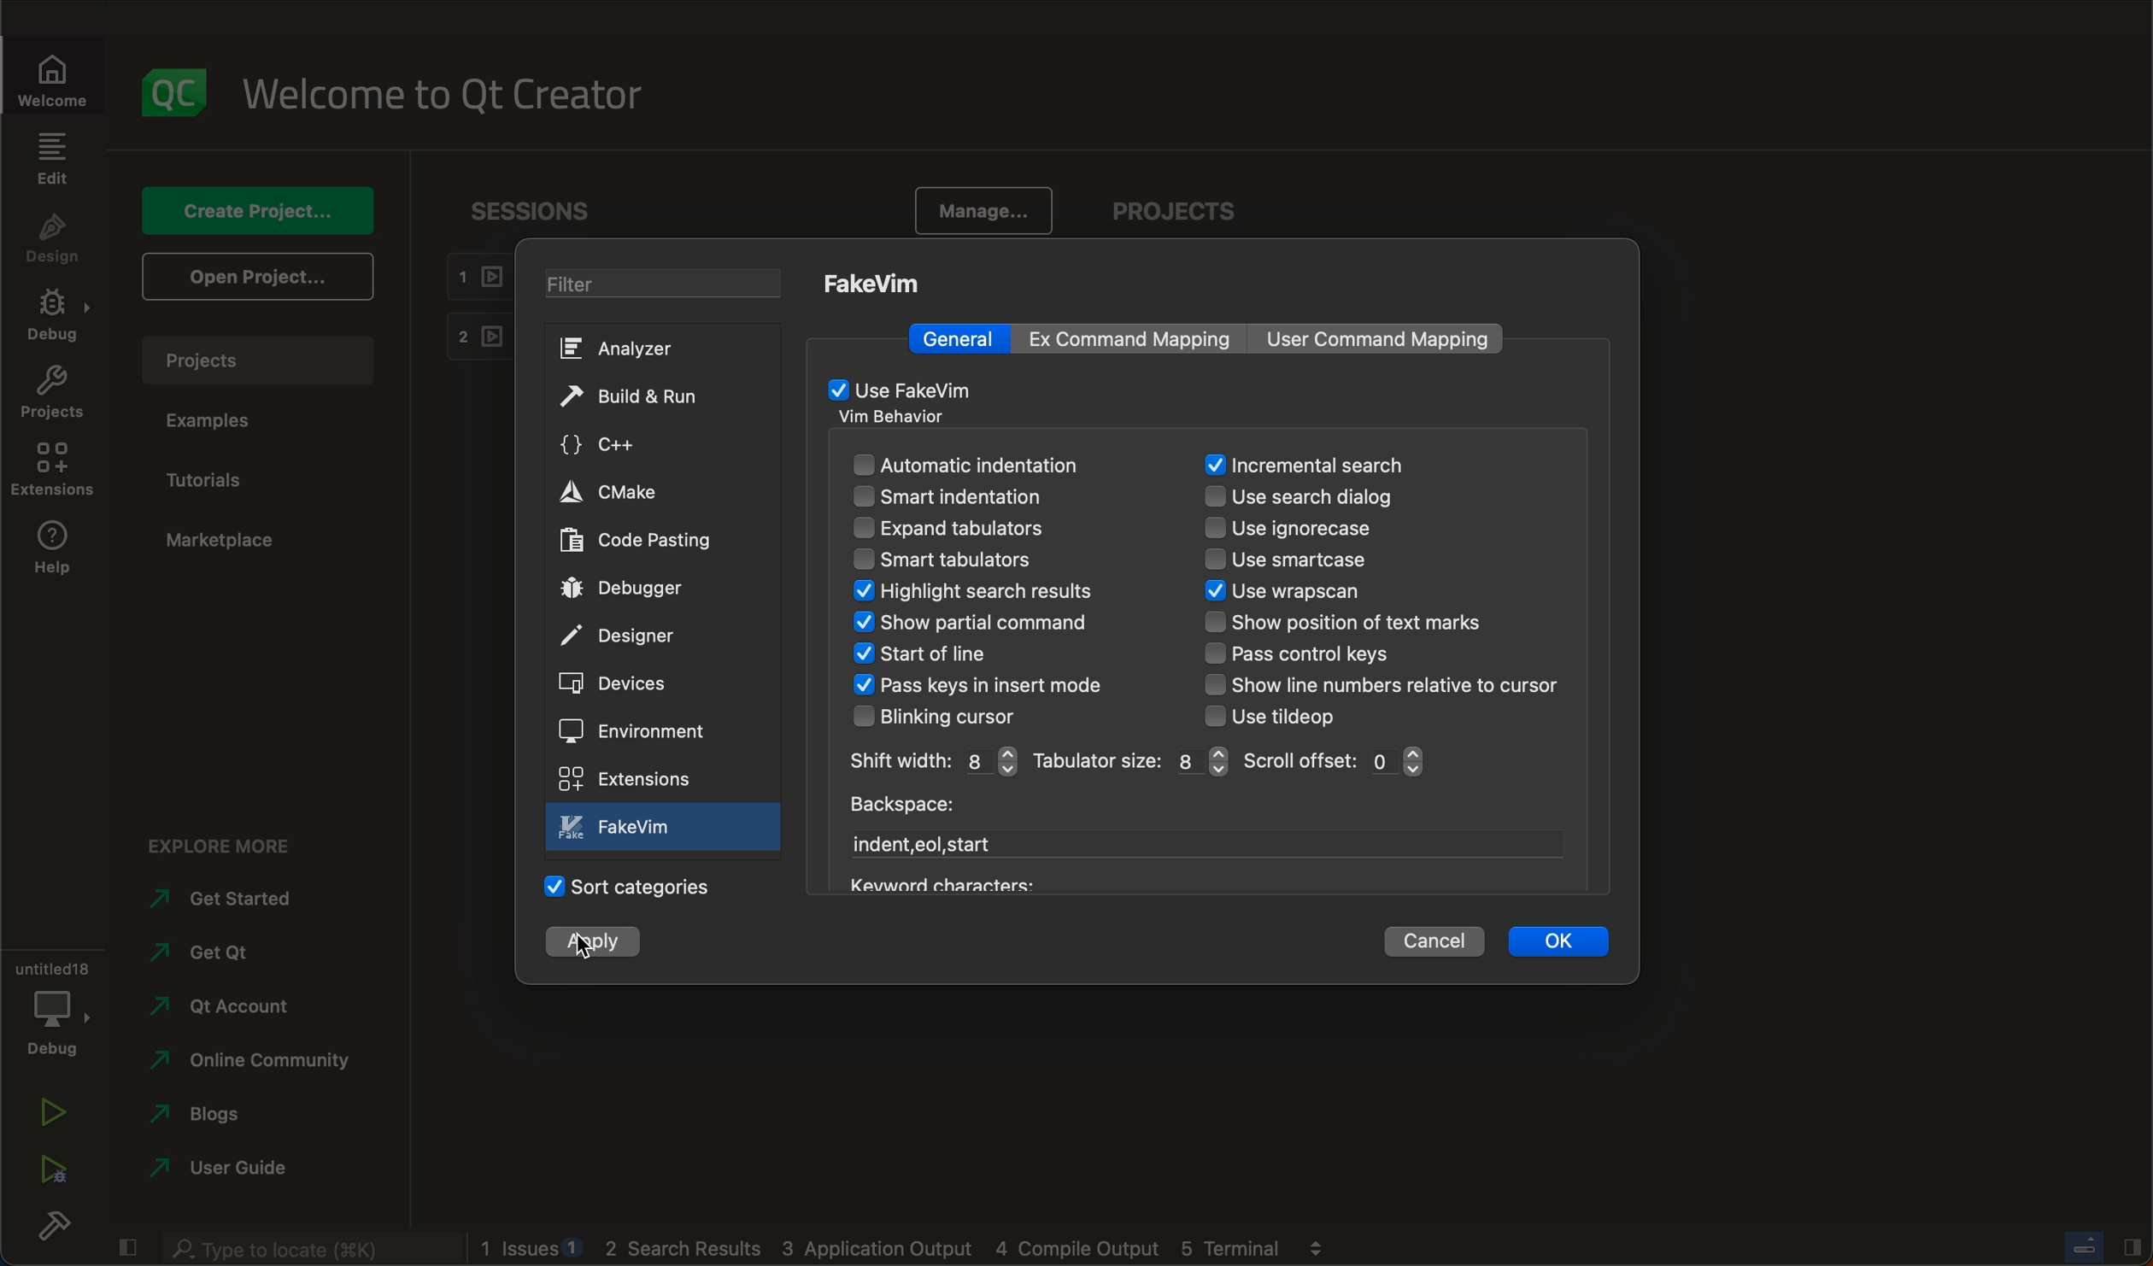  Describe the element at coordinates (1305, 466) in the screenshot. I see `search` at that location.